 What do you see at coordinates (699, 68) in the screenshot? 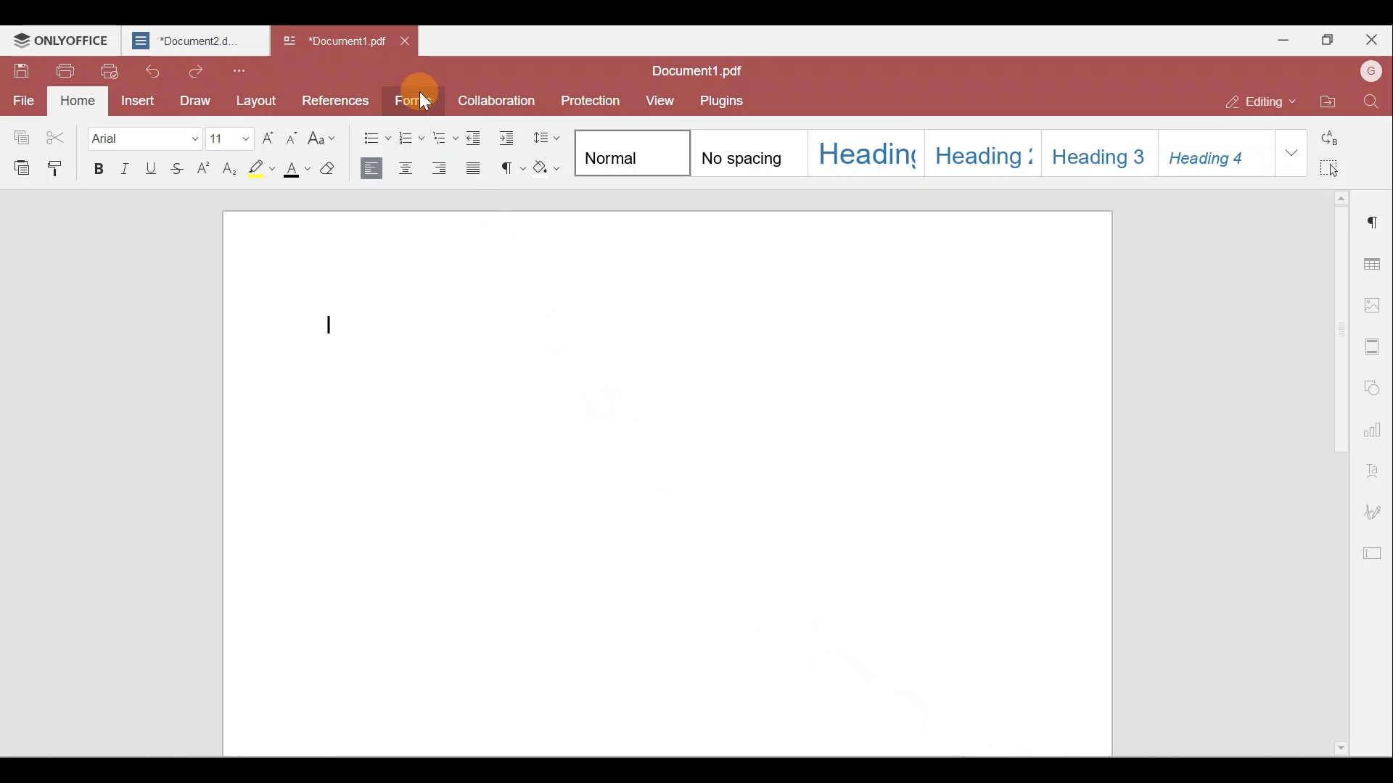
I see `Document1.pdf` at bounding box center [699, 68].